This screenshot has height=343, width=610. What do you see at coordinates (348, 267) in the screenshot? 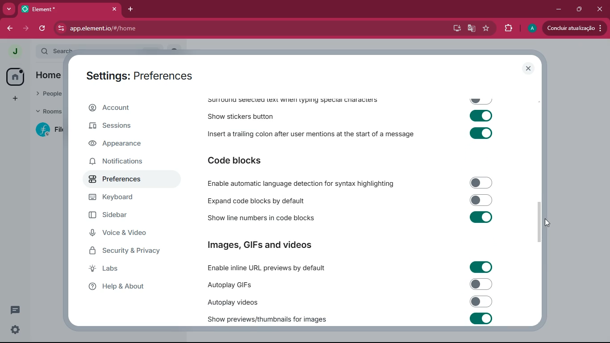
I see `Enable inline URL previews by default` at bounding box center [348, 267].